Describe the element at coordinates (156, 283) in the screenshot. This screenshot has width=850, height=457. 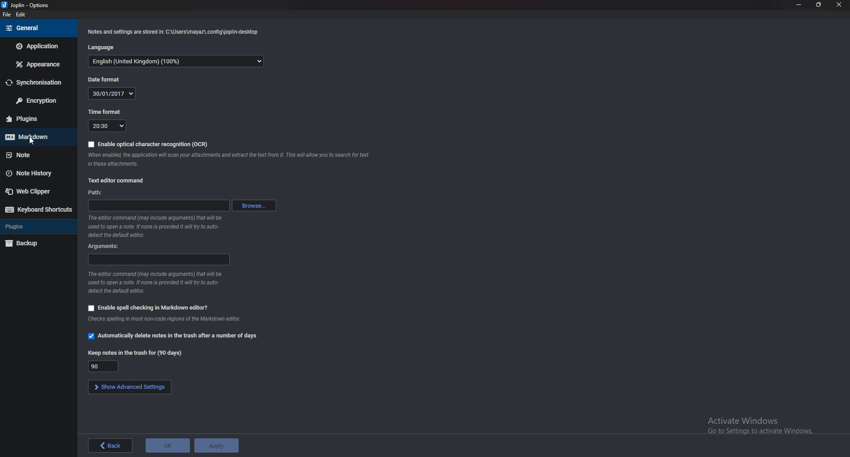
I see `The editor command (may include arguments) that will be used to open a note. If none is provided it will ry to auto-detect the default editor.` at that location.